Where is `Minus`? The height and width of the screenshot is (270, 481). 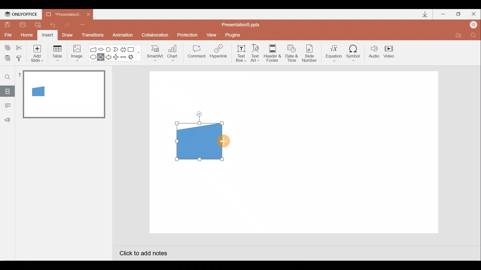
Minus is located at coordinates (124, 58).